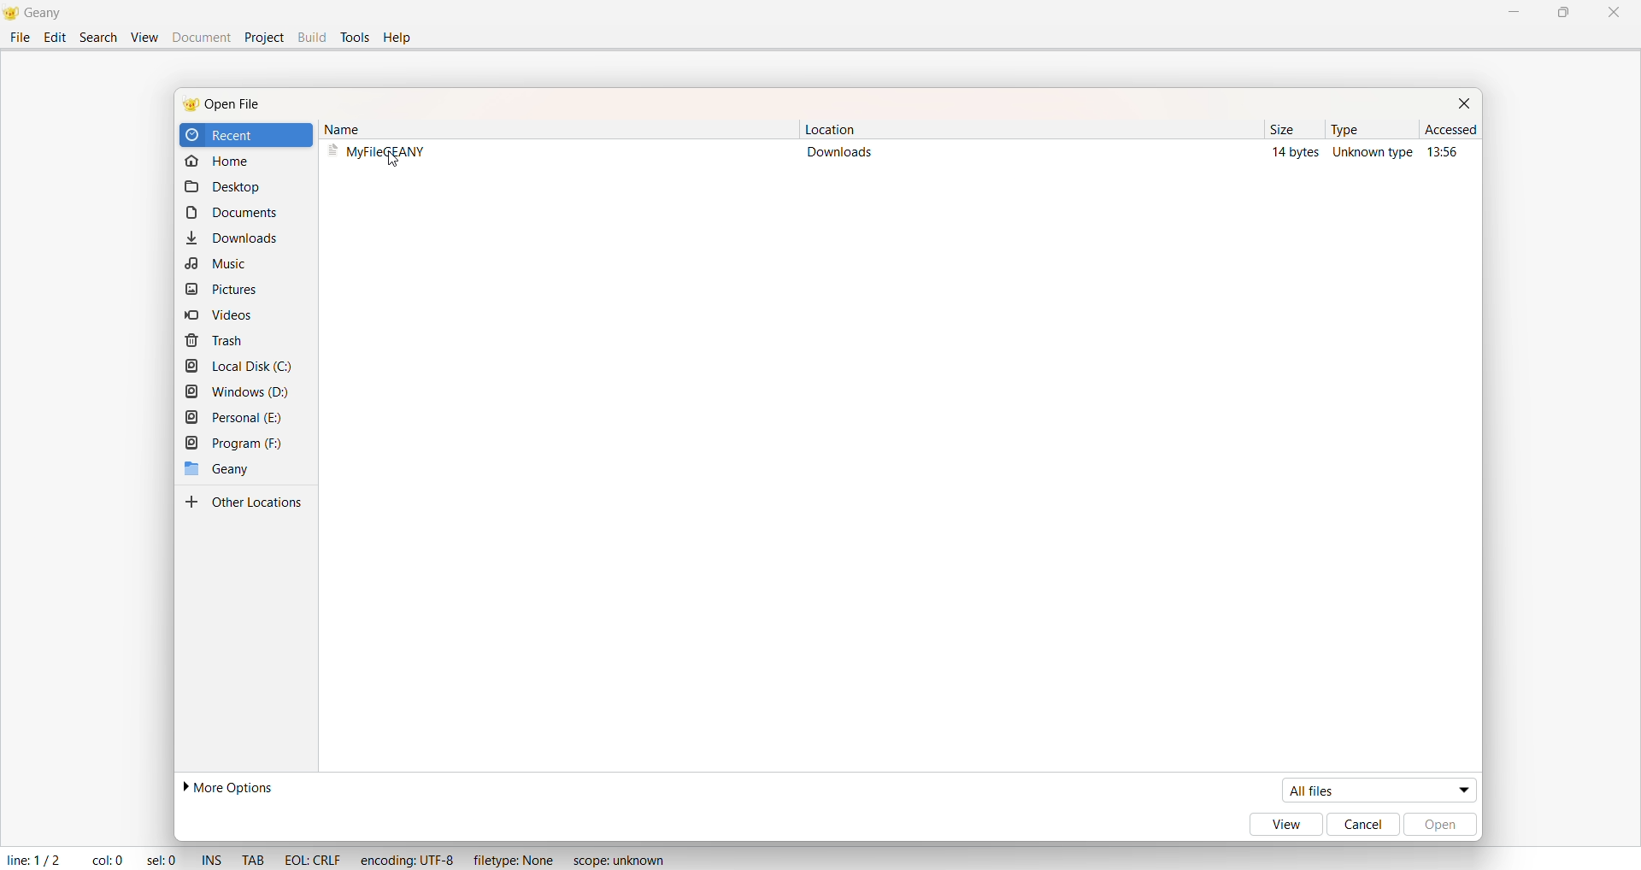  I want to click on pictures, so click(222, 290).